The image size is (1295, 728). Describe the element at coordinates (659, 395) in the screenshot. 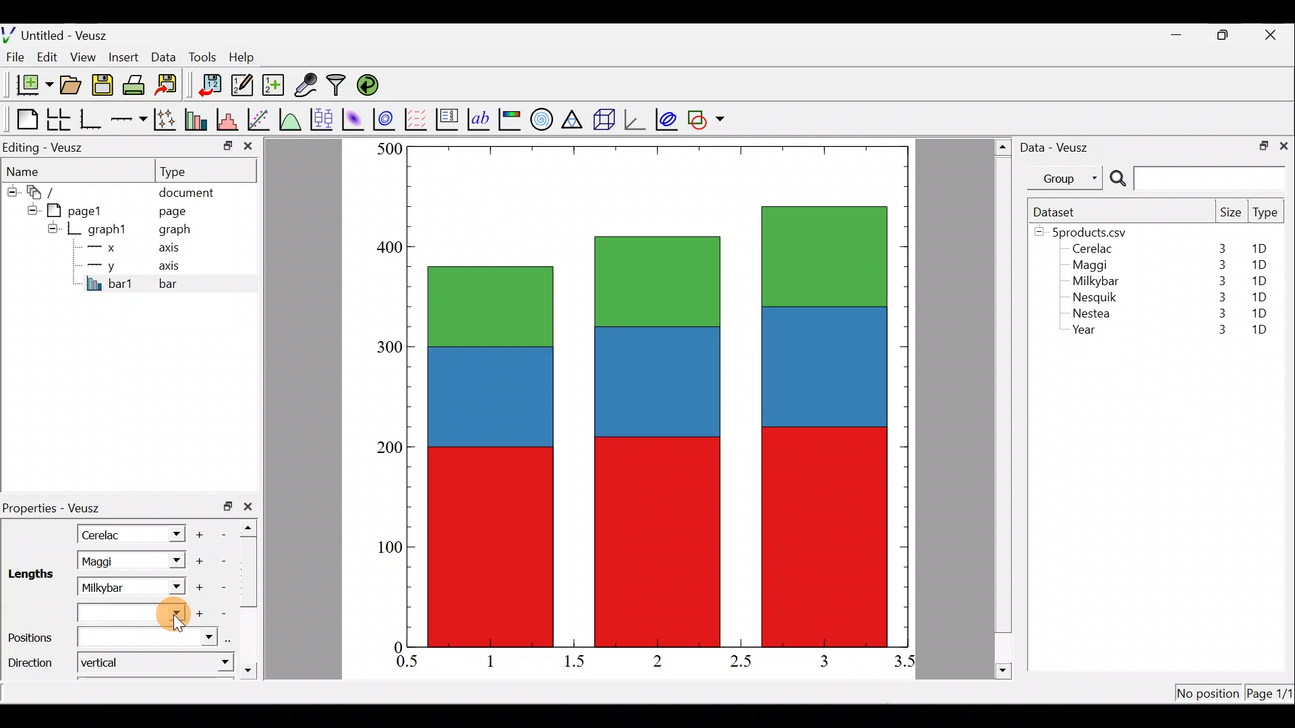

I see `bar chart inserted` at that location.